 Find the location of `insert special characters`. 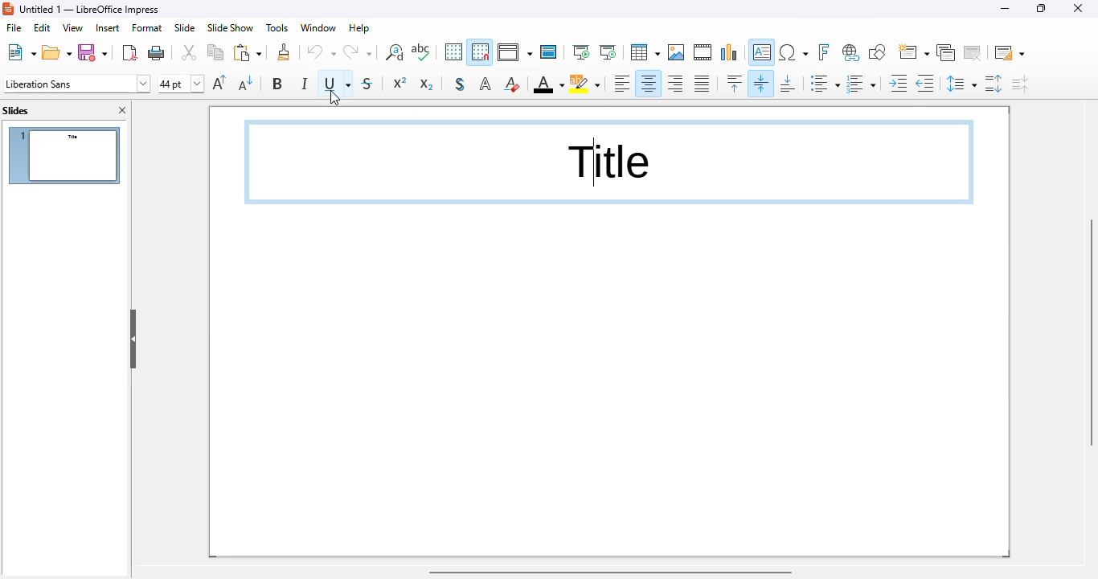

insert special characters is located at coordinates (793, 52).